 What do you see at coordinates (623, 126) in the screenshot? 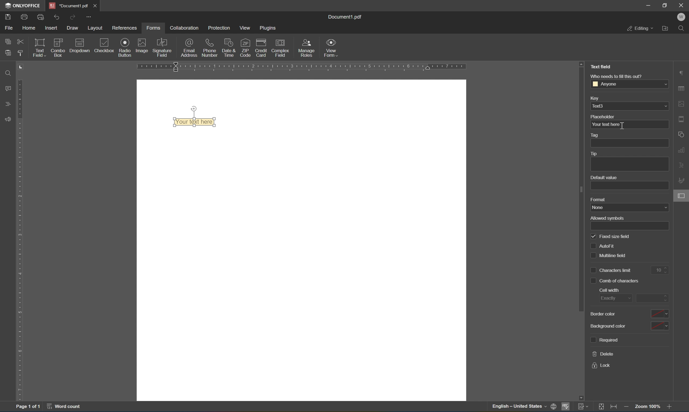
I see `cursor` at bounding box center [623, 126].